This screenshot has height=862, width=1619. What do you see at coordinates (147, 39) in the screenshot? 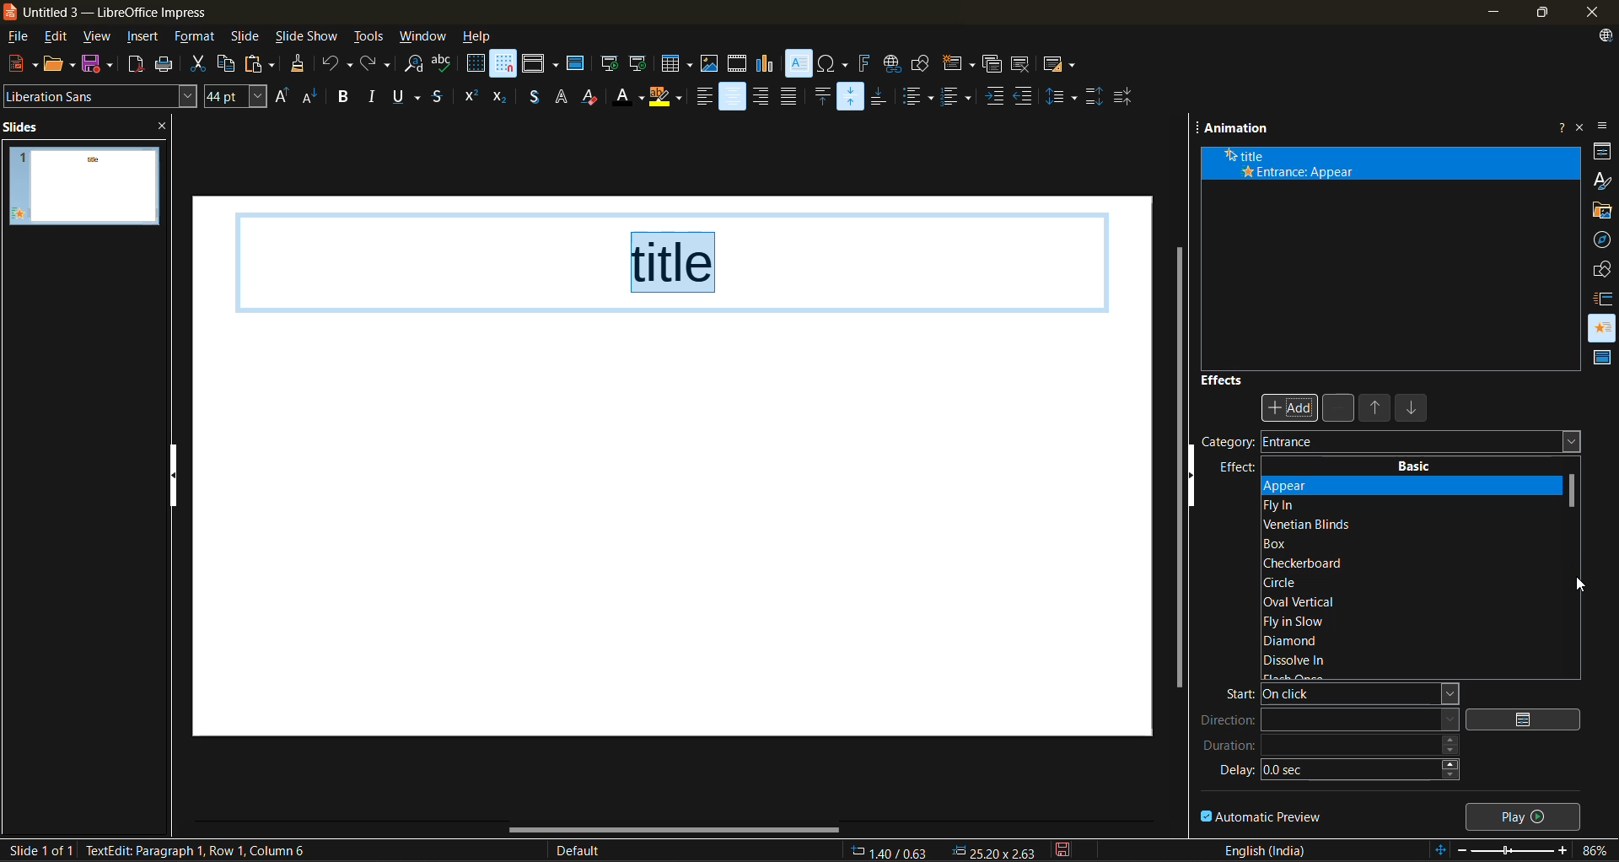
I see `insert` at bounding box center [147, 39].